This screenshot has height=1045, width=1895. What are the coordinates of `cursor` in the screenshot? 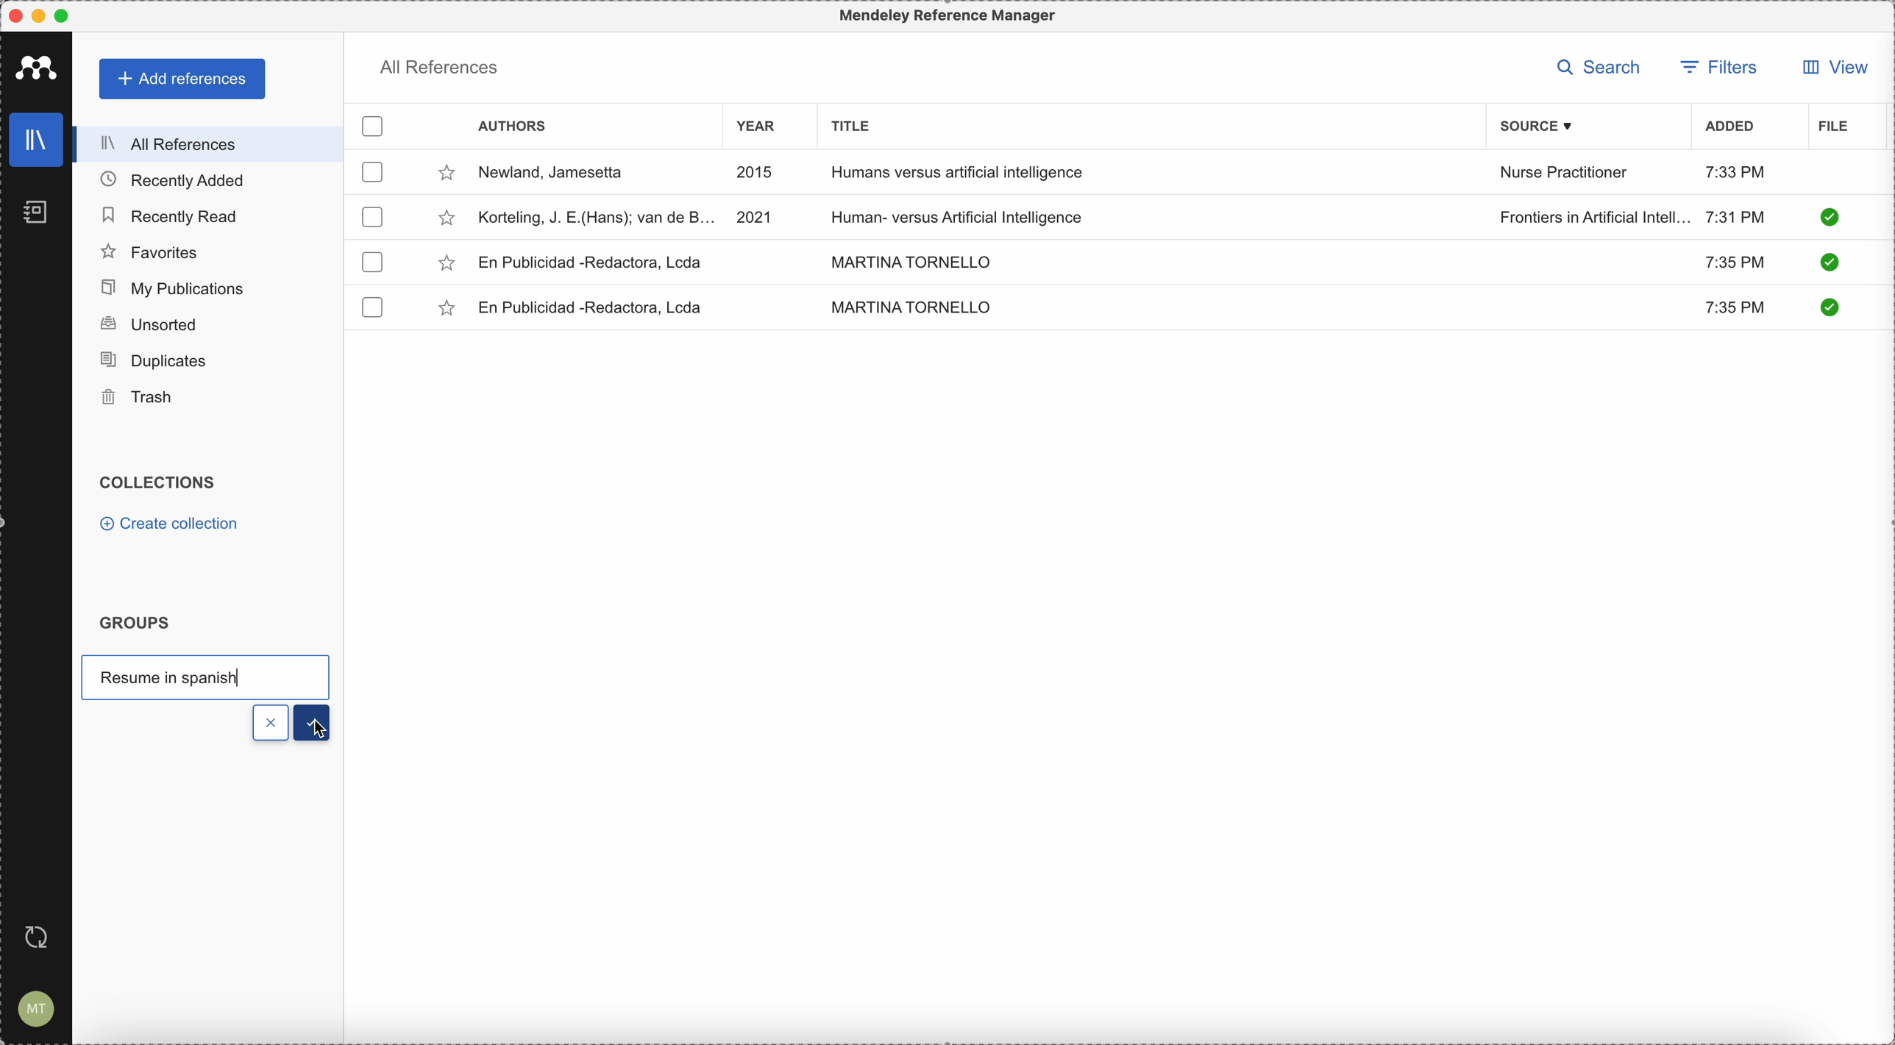 It's located at (326, 730).